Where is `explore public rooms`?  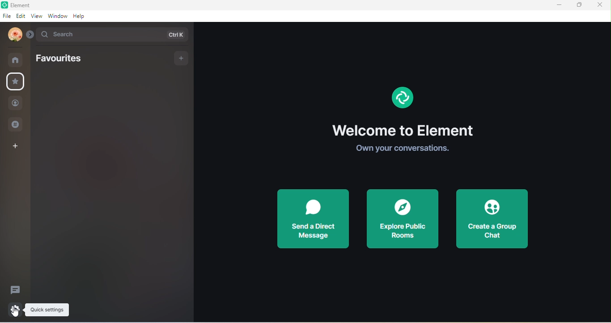 explore public rooms is located at coordinates (403, 221).